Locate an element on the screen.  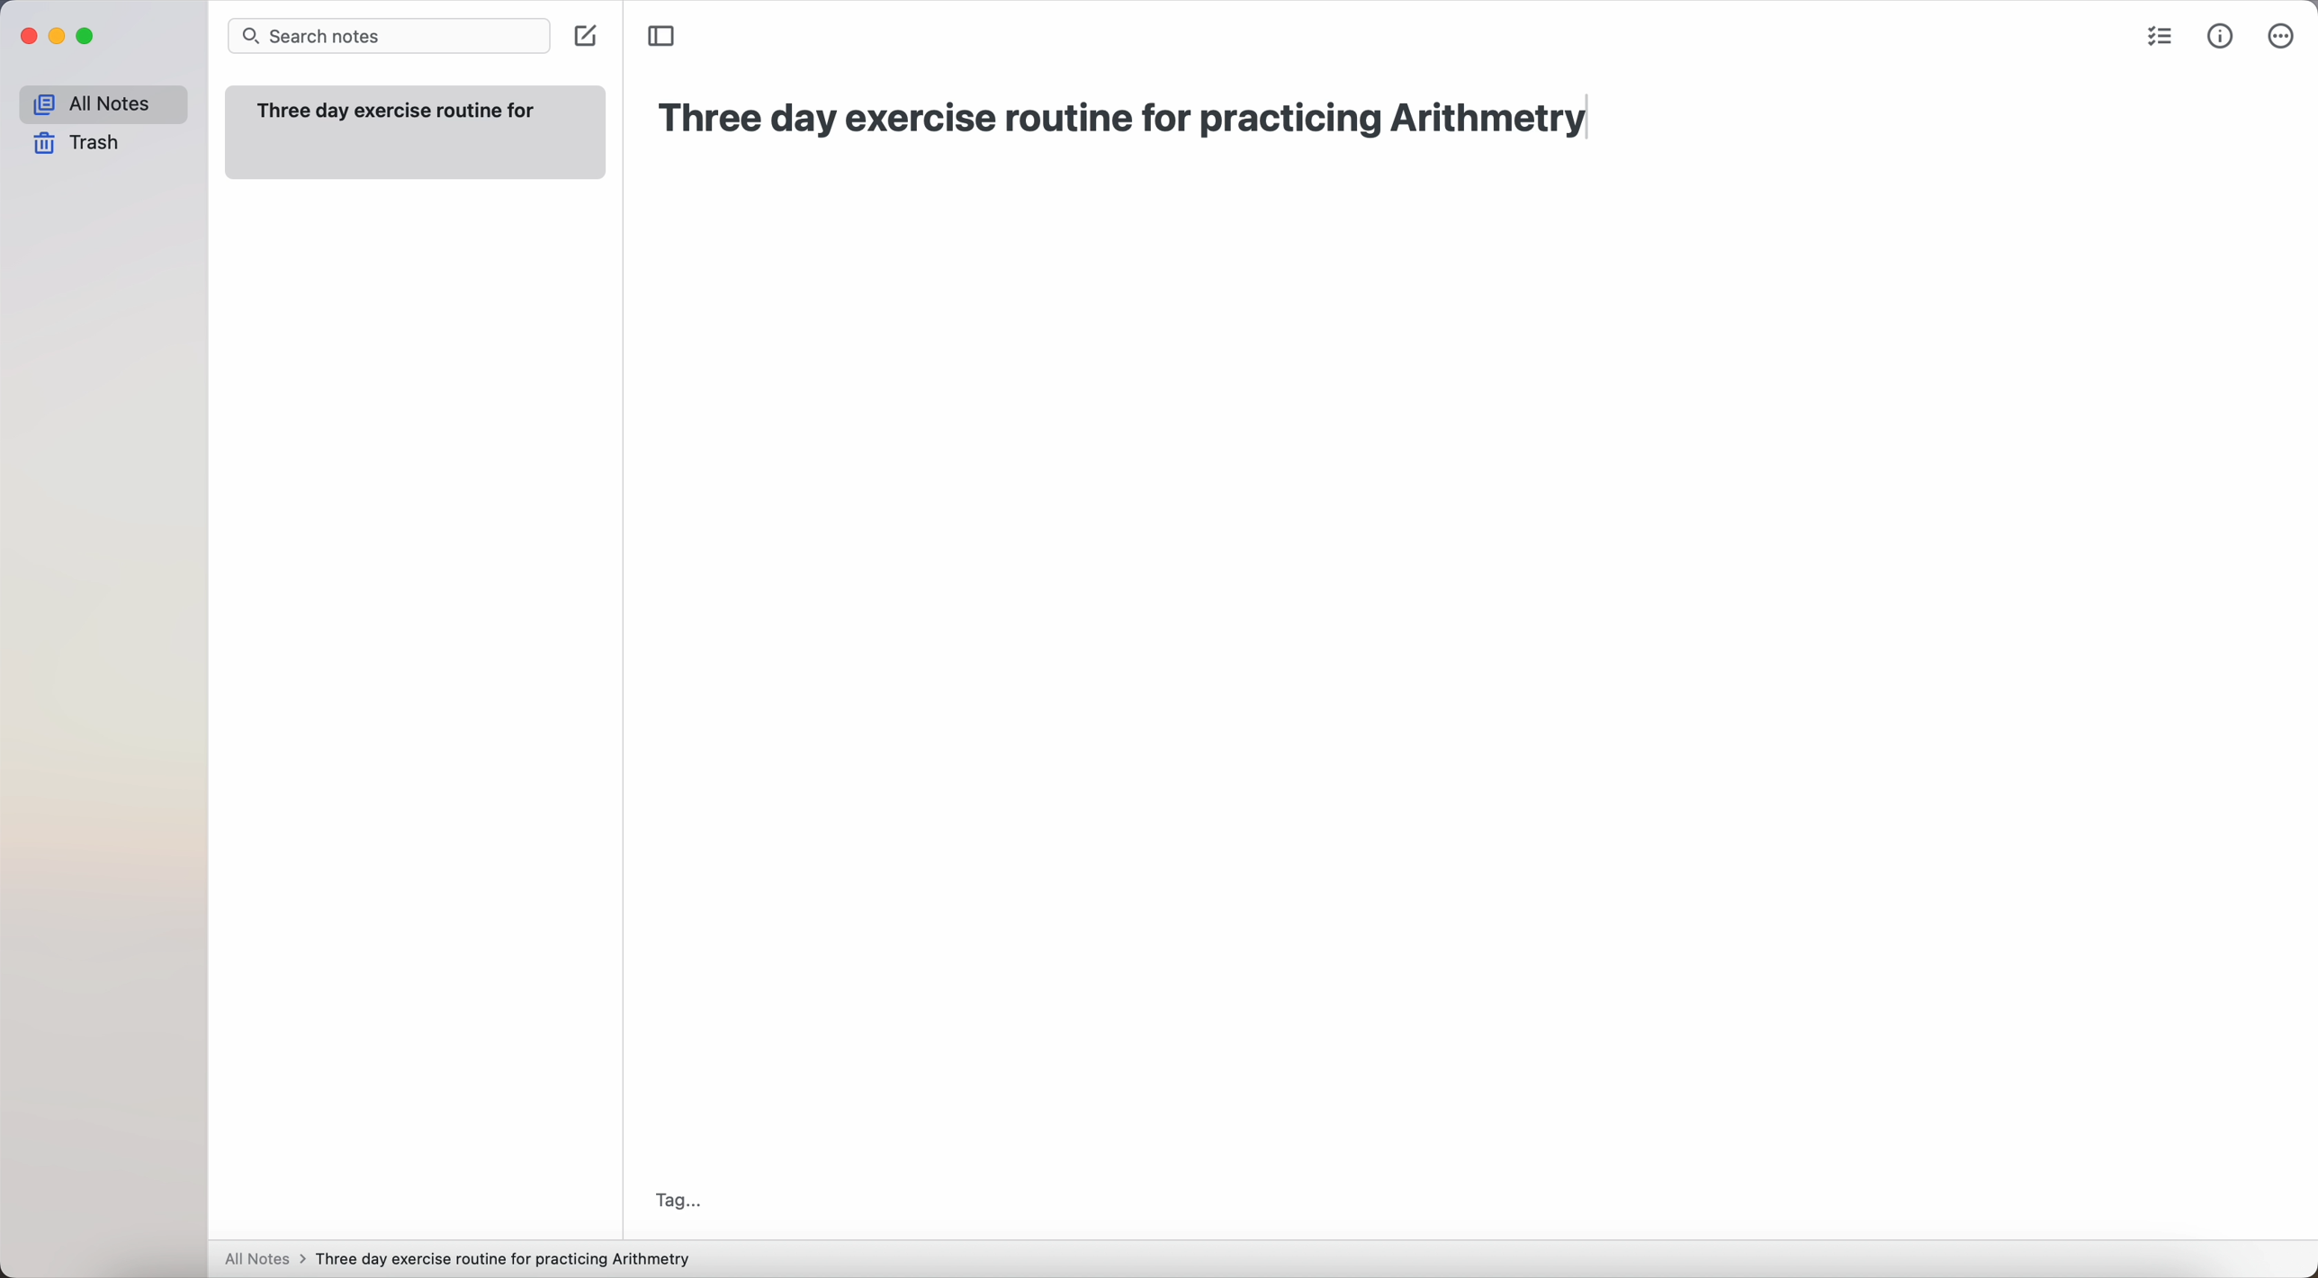
three day exercise routine for is located at coordinates (401, 111).